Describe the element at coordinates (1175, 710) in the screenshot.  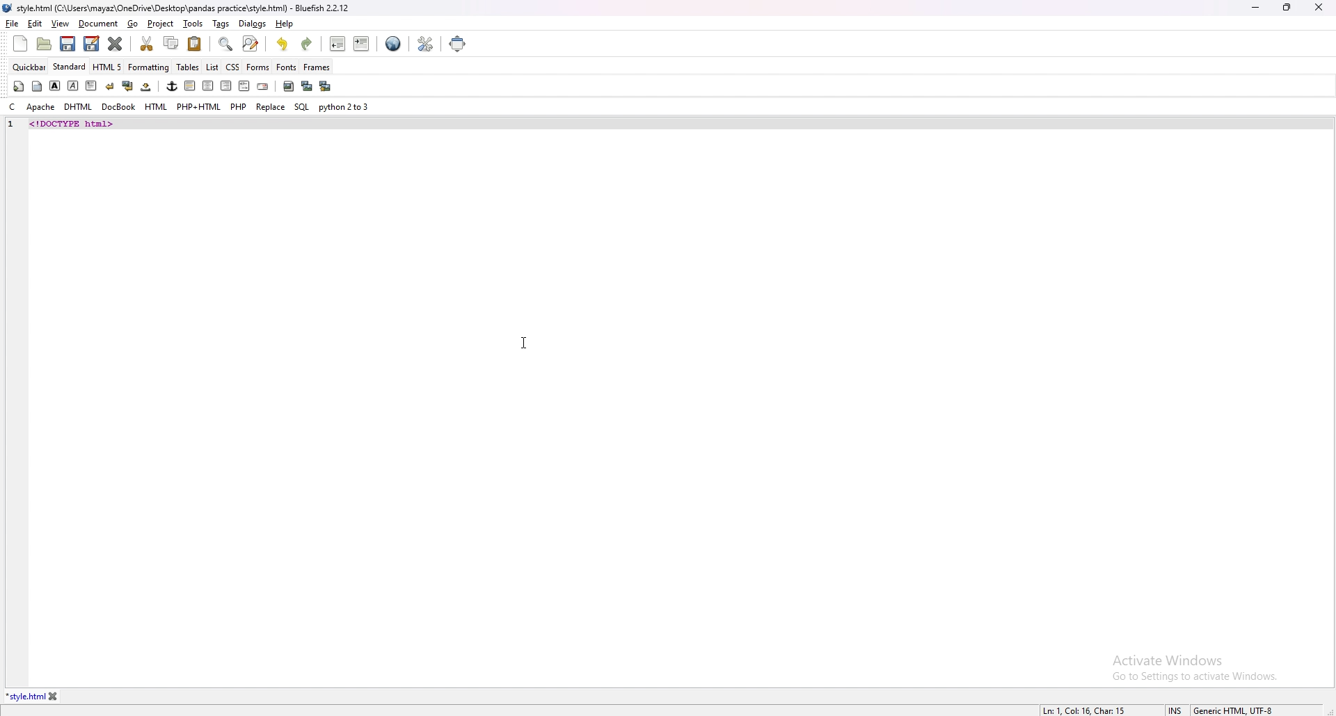
I see `cursor mode` at that location.